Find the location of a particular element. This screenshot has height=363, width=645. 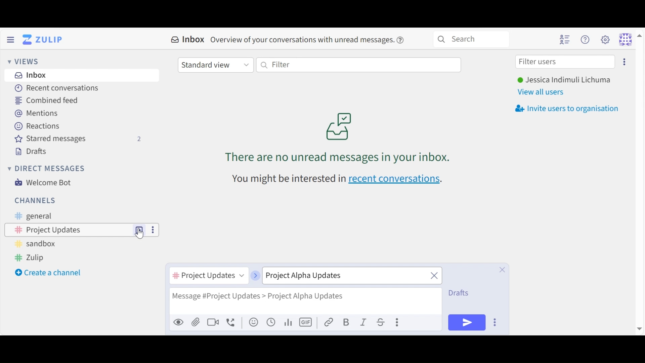

Send is located at coordinates (467, 322).